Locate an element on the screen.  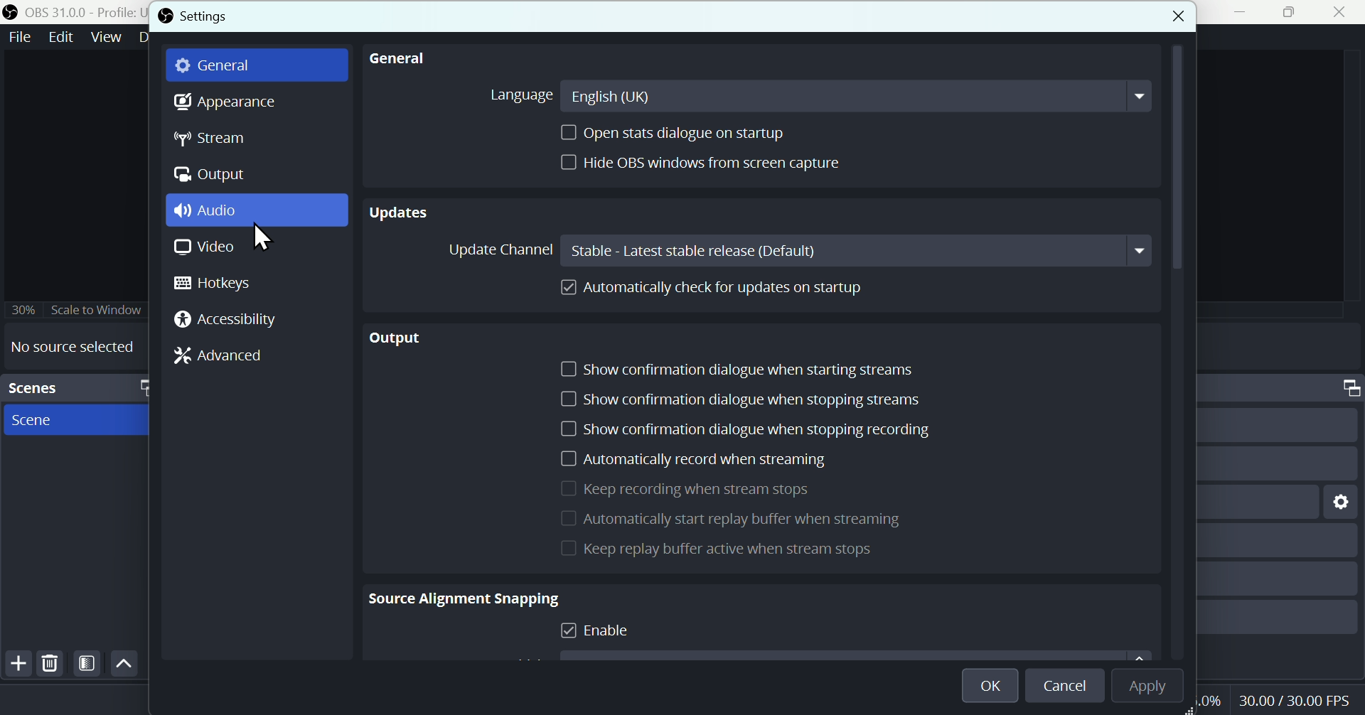
Show confirmation dialogue when starting streams is located at coordinates (740, 366).